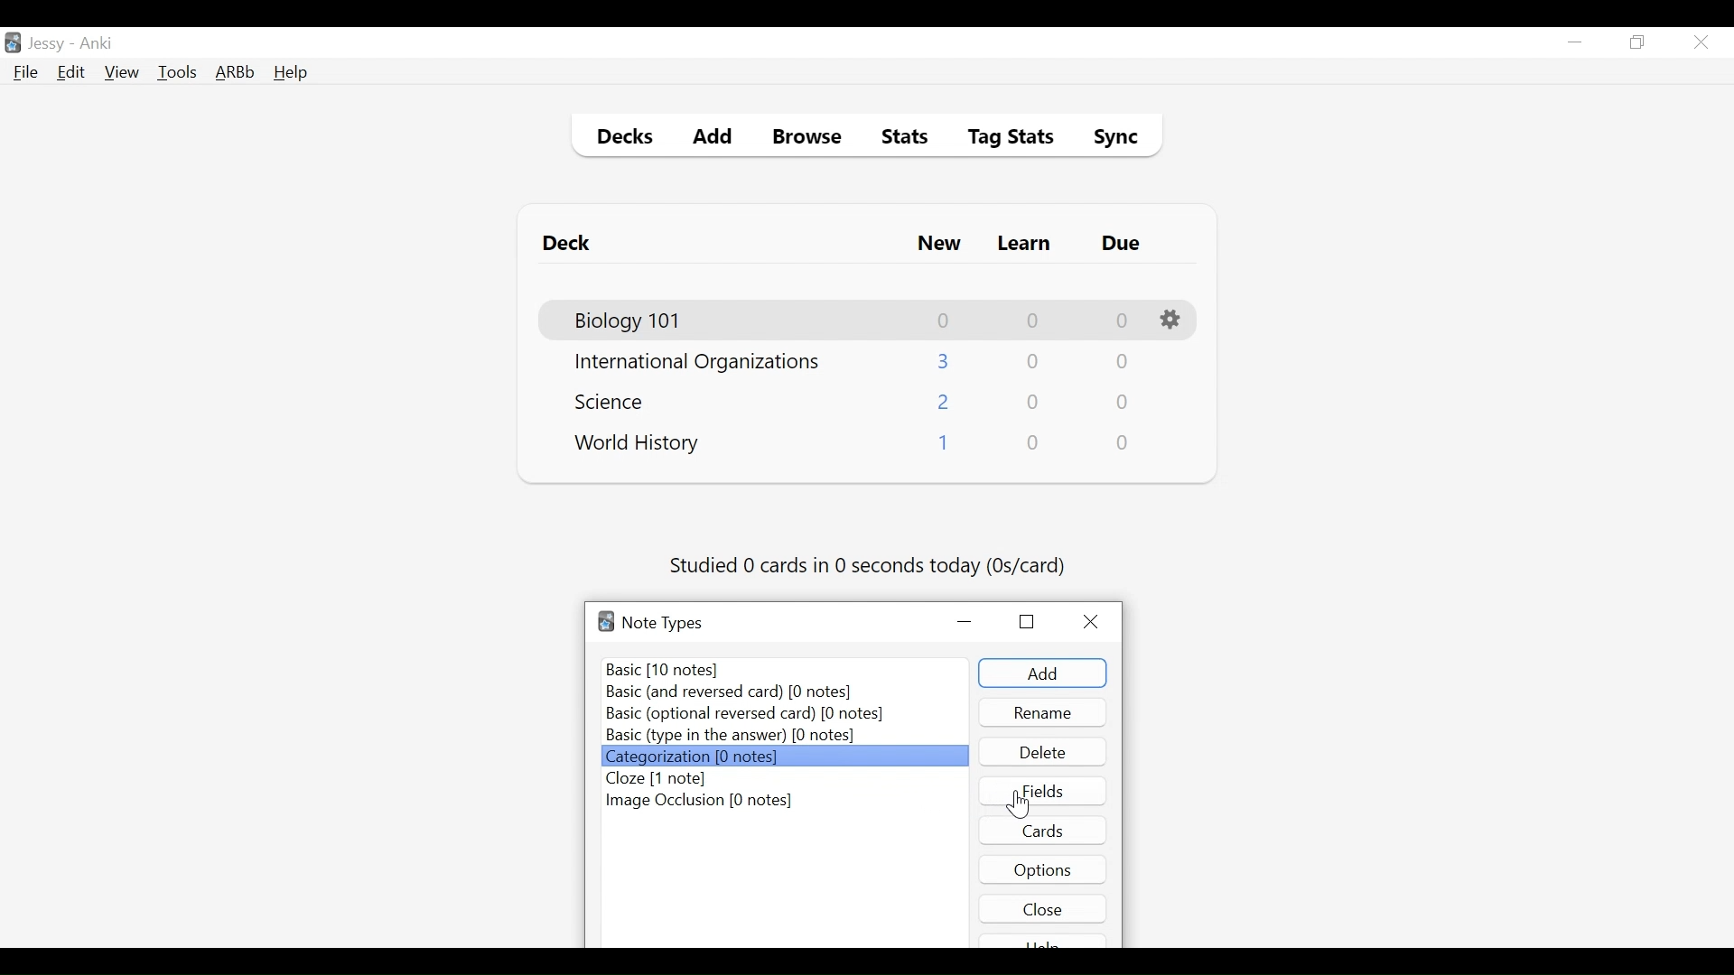 This screenshot has width=1734, height=975. I want to click on Learn, so click(1023, 245).